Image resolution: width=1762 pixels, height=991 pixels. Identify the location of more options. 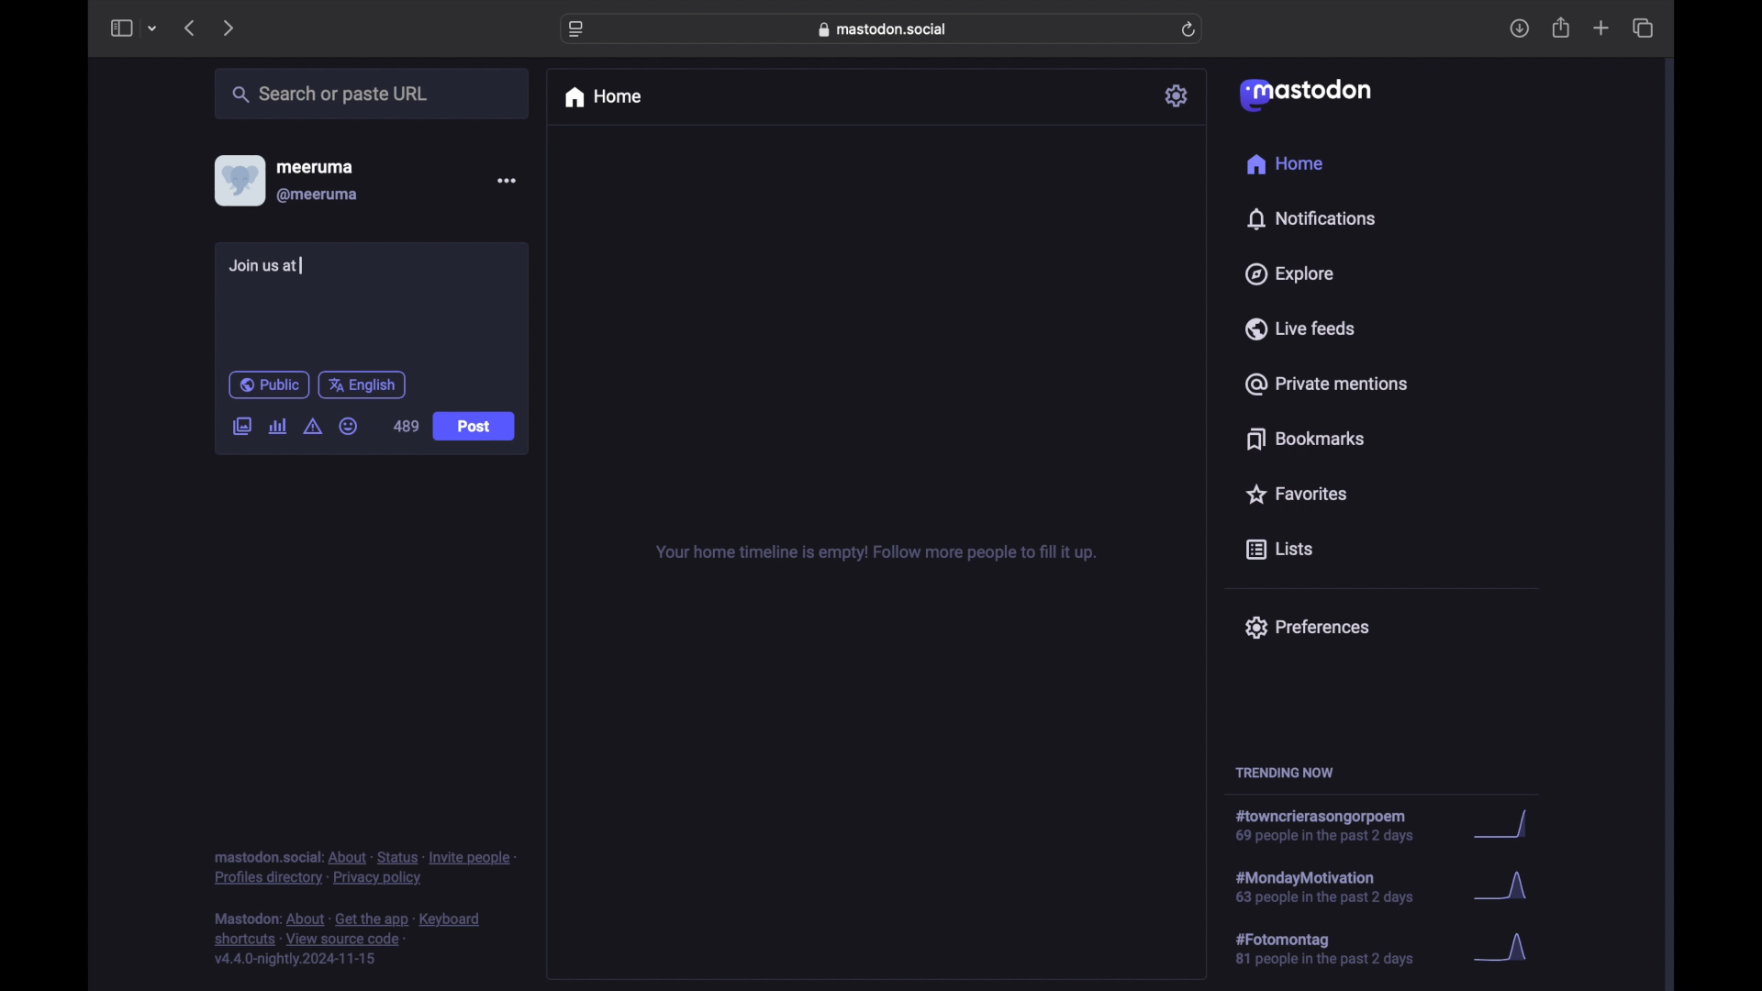
(507, 181).